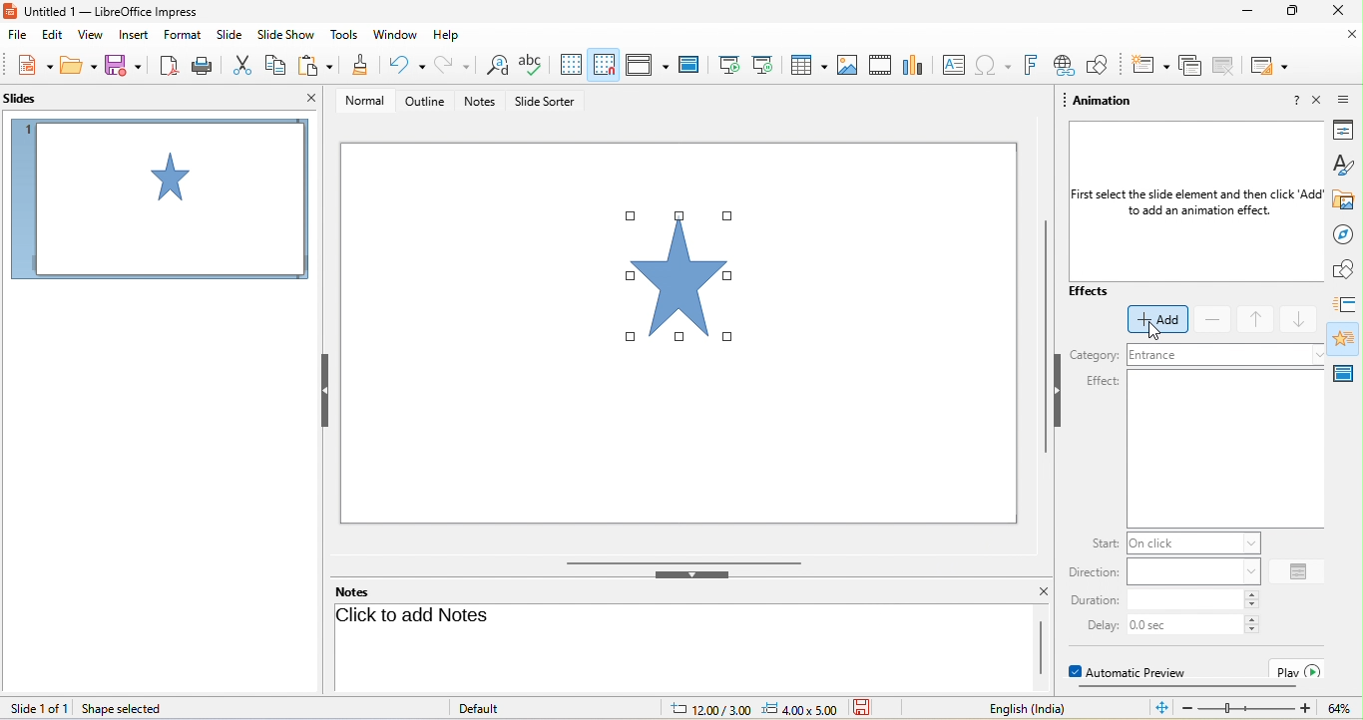 This screenshot has height=720, width=1363. Describe the element at coordinates (1302, 319) in the screenshot. I see `move down` at that location.